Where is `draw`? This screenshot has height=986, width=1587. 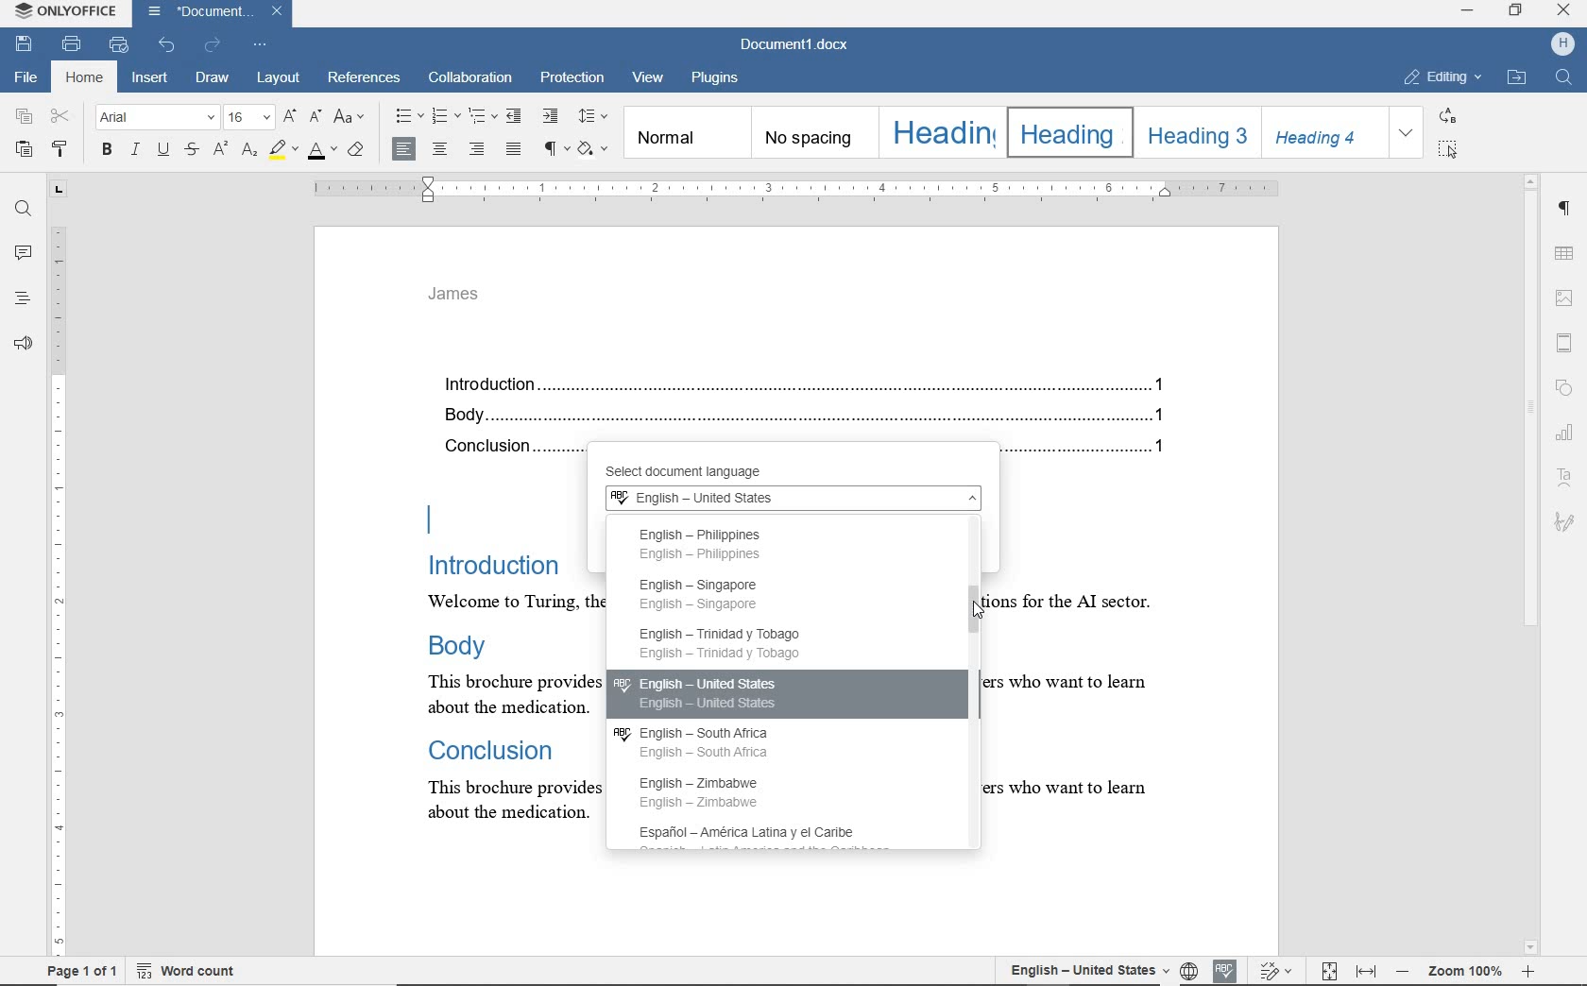
draw is located at coordinates (215, 79).